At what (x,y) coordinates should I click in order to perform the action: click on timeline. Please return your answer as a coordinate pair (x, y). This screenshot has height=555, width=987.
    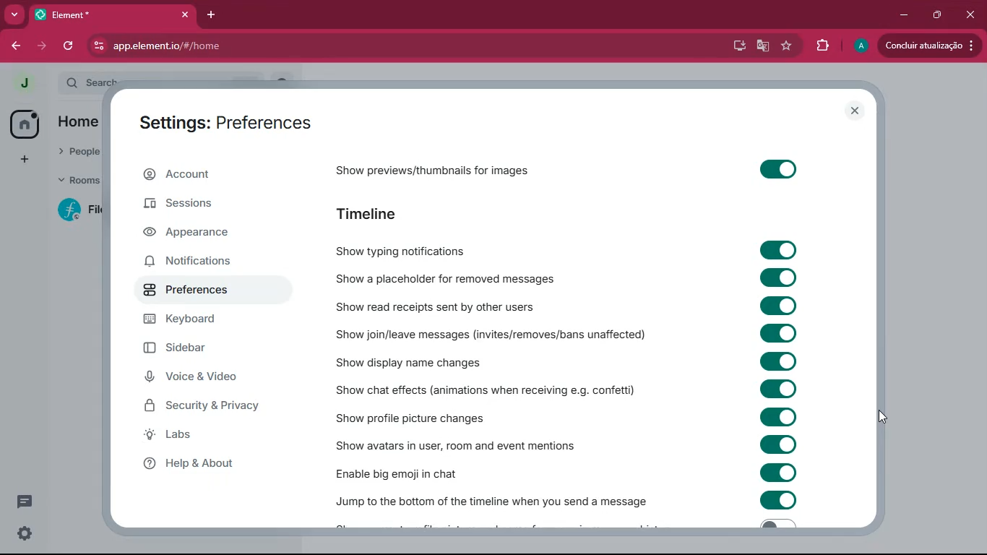
    Looking at the image, I should click on (369, 215).